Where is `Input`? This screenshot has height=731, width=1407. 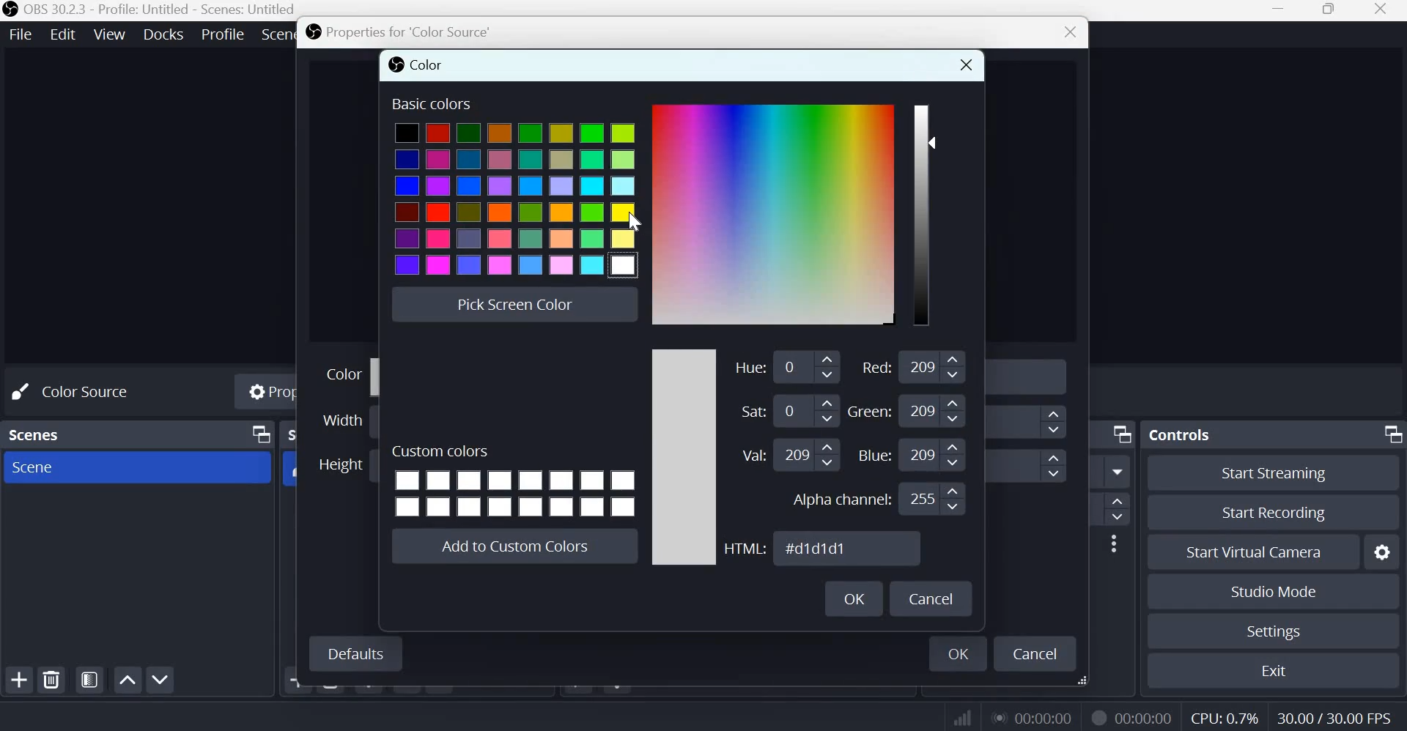 Input is located at coordinates (807, 410).